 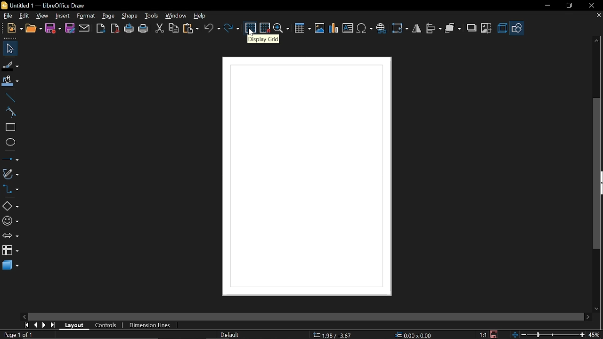 What do you see at coordinates (10, 236) in the screenshot?
I see `arrows` at bounding box center [10, 236].